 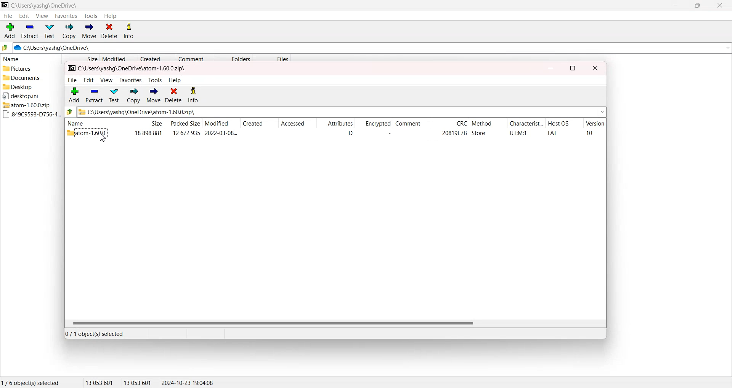 What do you see at coordinates (589, 133) in the screenshot?
I see `10` at bounding box center [589, 133].